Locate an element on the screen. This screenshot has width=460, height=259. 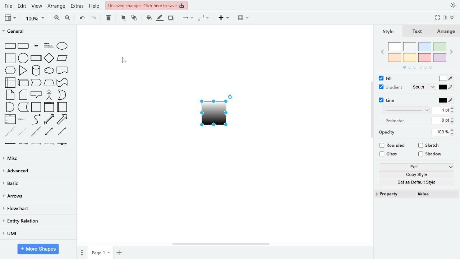
 is located at coordinates (63, 144).